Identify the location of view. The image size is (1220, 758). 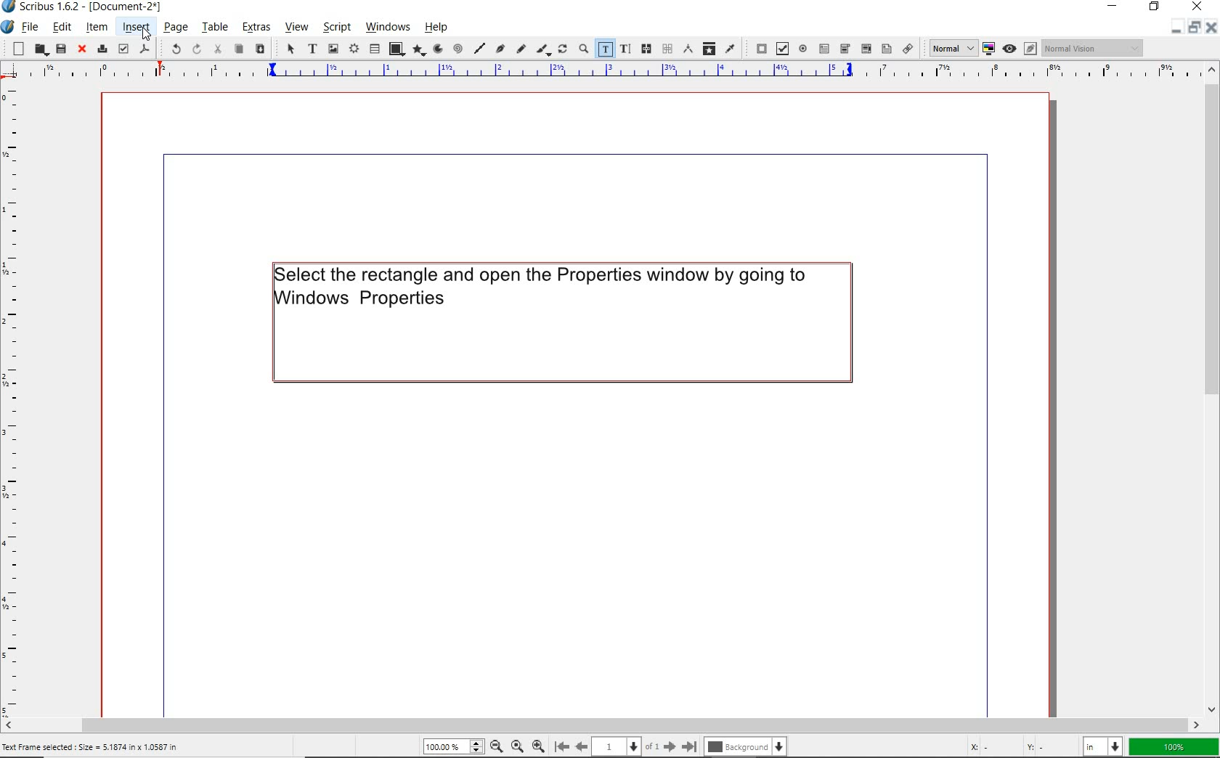
(296, 29).